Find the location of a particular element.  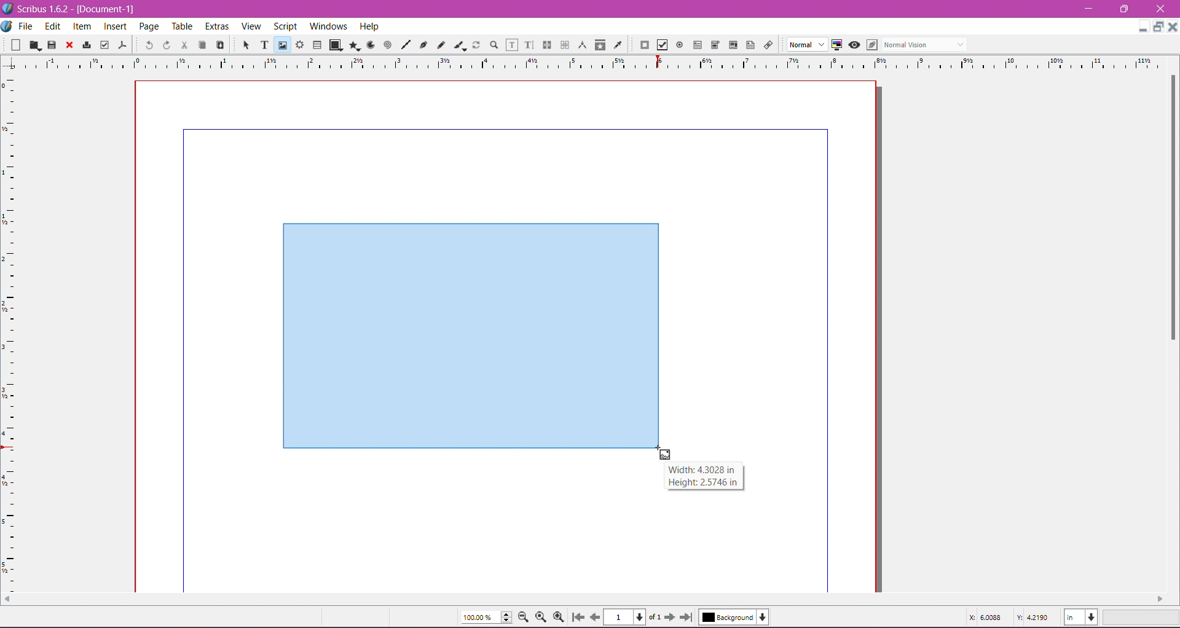

Save is located at coordinates (52, 45).